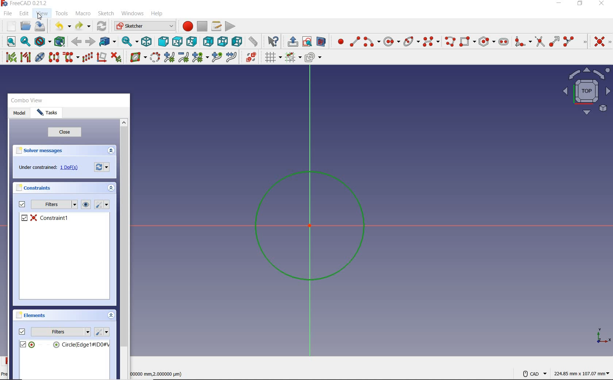 Image resolution: width=613 pixels, height=380 pixels. I want to click on view, so click(86, 205).